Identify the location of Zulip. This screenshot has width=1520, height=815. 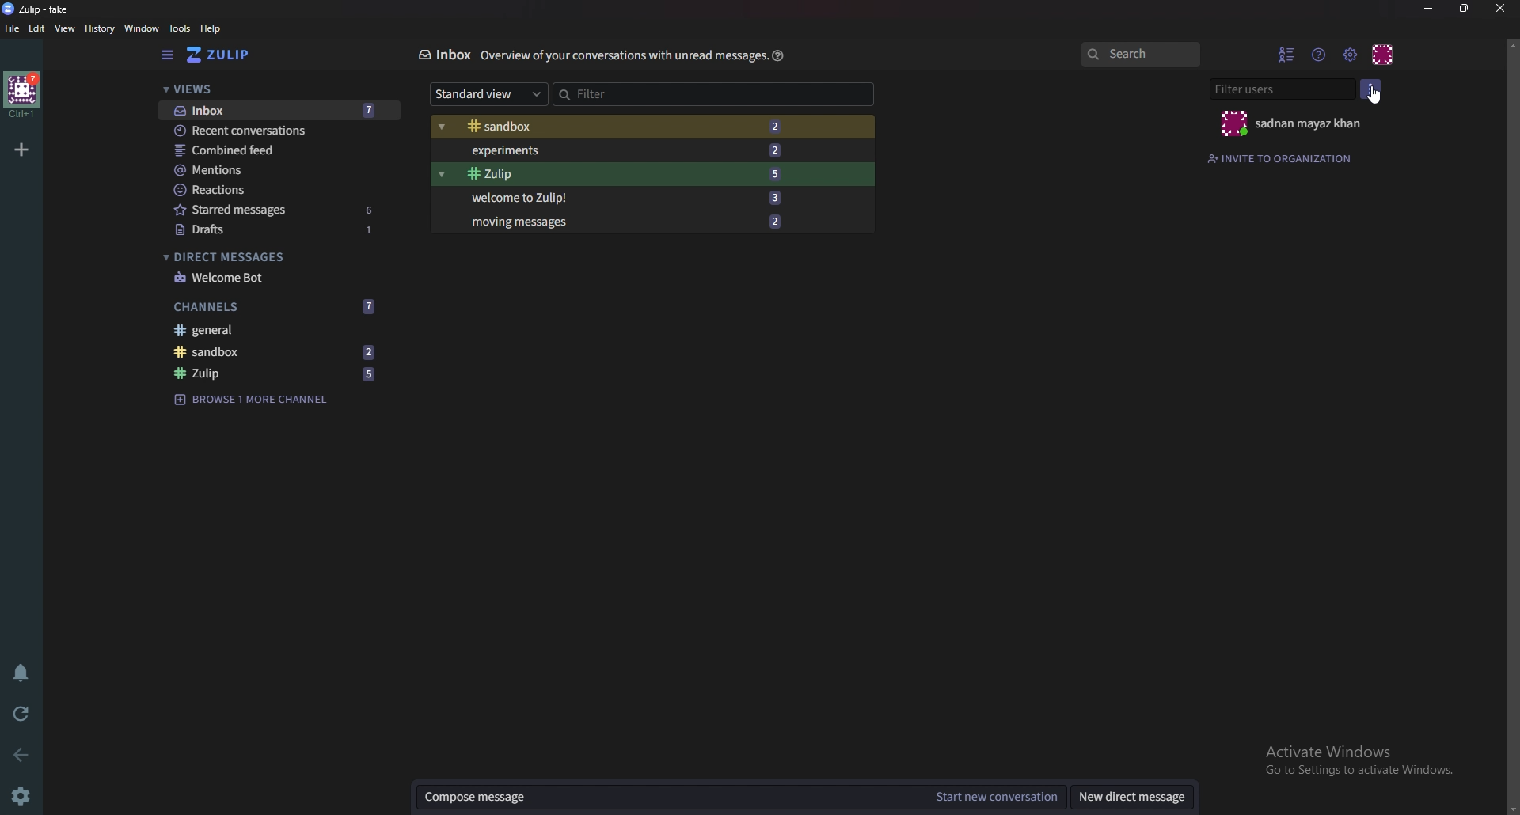
(233, 55).